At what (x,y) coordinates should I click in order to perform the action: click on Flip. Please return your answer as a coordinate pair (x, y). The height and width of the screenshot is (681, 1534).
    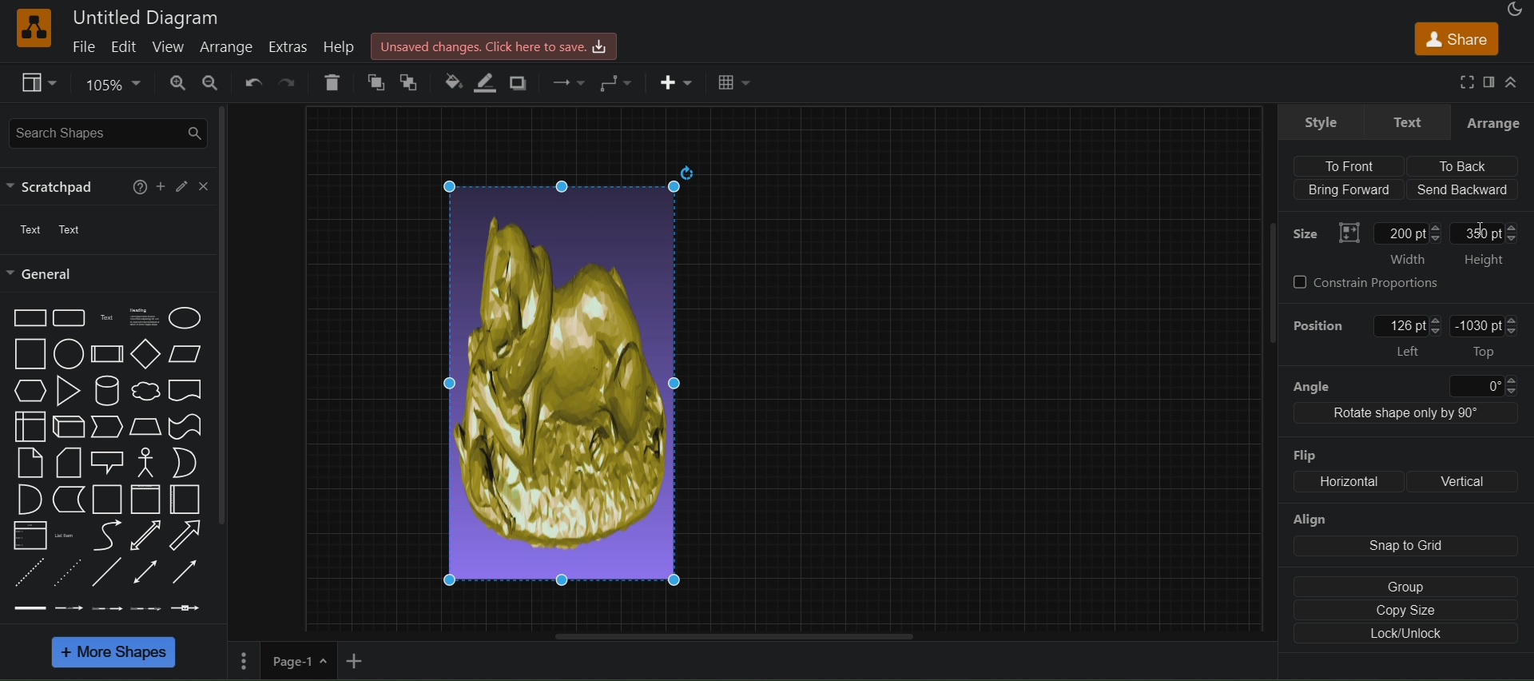
    Looking at the image, I should click on (1305, 455).